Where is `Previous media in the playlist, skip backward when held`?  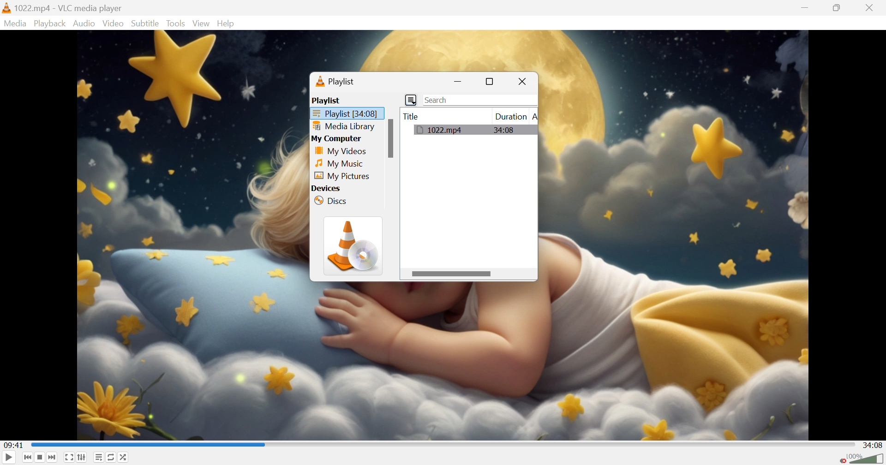 Previous media in the playlist, skip backward when held is located at coordinates (28, 458).